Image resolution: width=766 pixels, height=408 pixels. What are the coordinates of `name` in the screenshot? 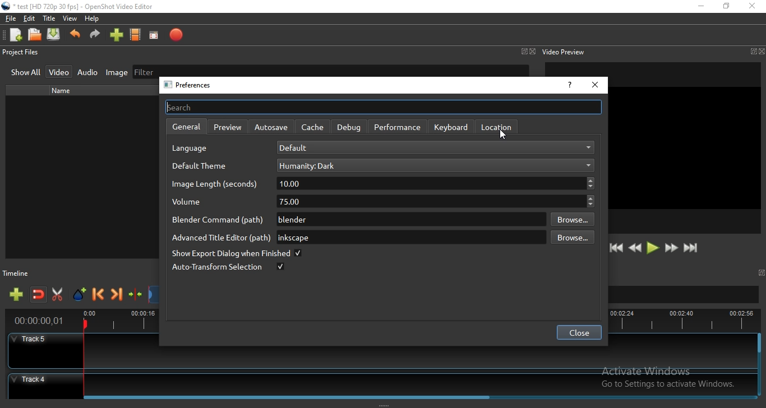 It's located at (65, 91).